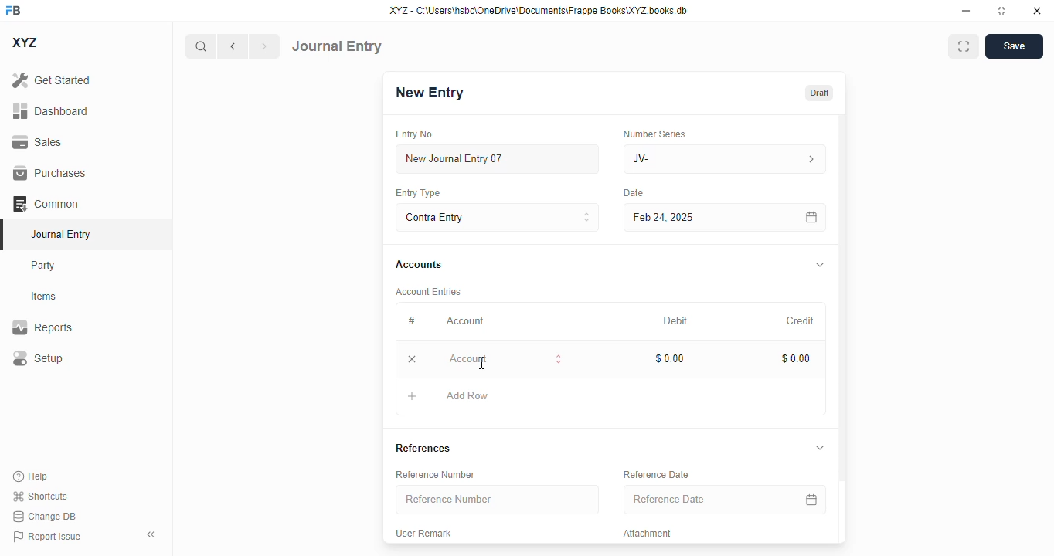 The image size is (1054, 556). Describe the element at coordinates (671, 358) in the screenshot. I see `$0.00` at that location.